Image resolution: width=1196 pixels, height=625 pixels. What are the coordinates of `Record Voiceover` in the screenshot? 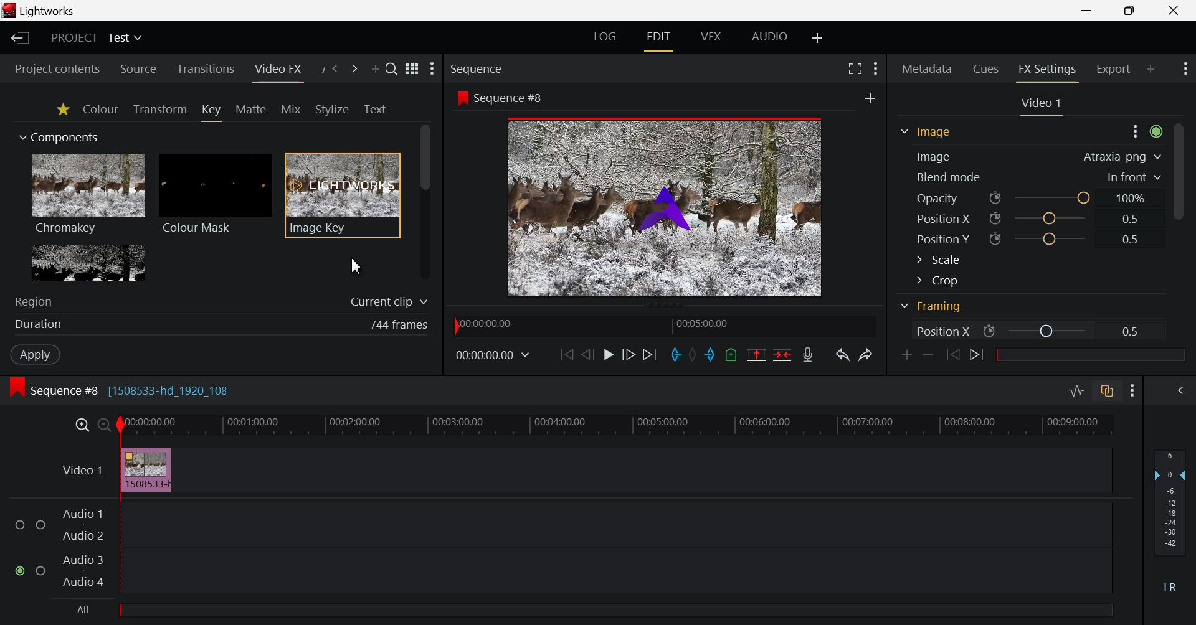 It's located at (810, 356).